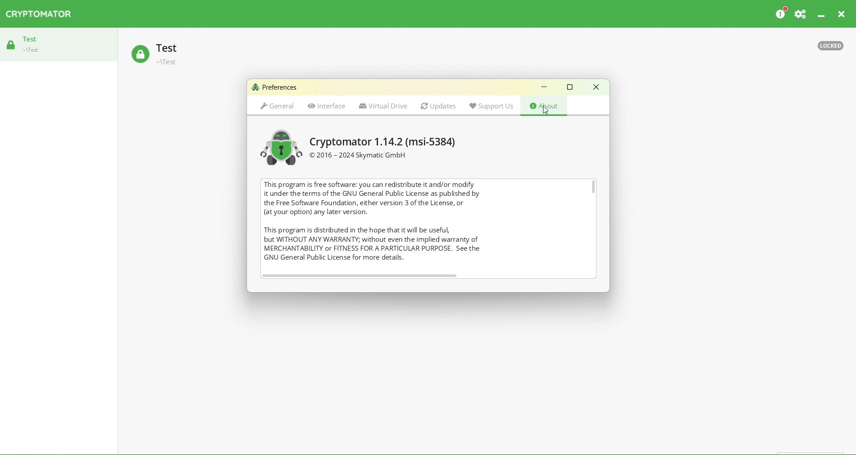 The width and height of the screenshot is (856, 455). What do you see at coordinates (819, 15) in the screenshot?
I see `Minimize` at bounding box center [819, 15].